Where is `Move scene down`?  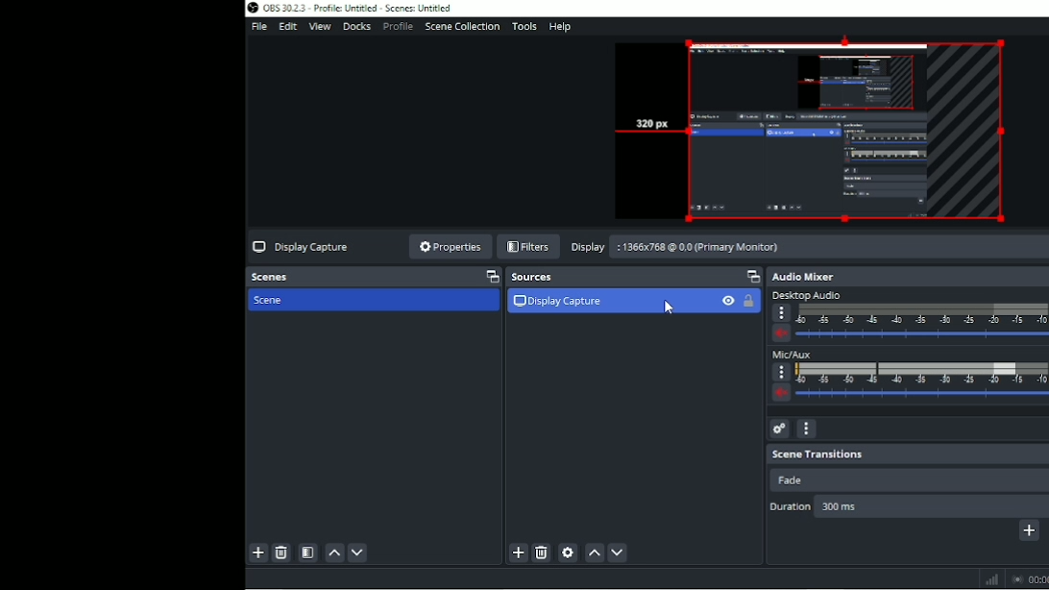 Move scene down is located at coordinates (359, 553).